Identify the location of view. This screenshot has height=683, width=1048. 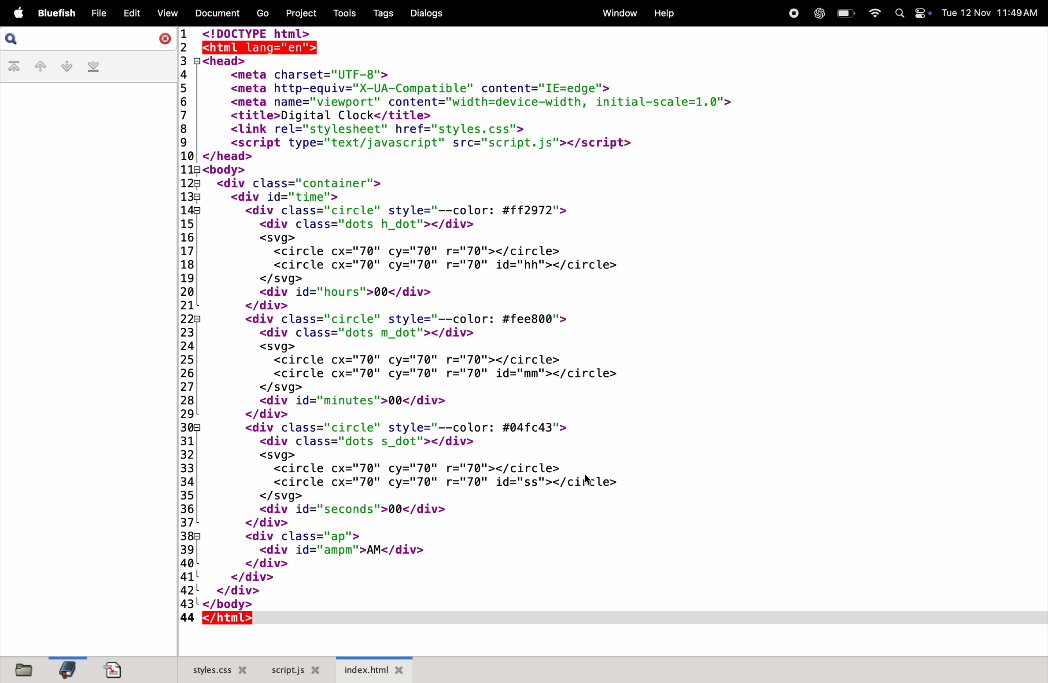
(165, 13).